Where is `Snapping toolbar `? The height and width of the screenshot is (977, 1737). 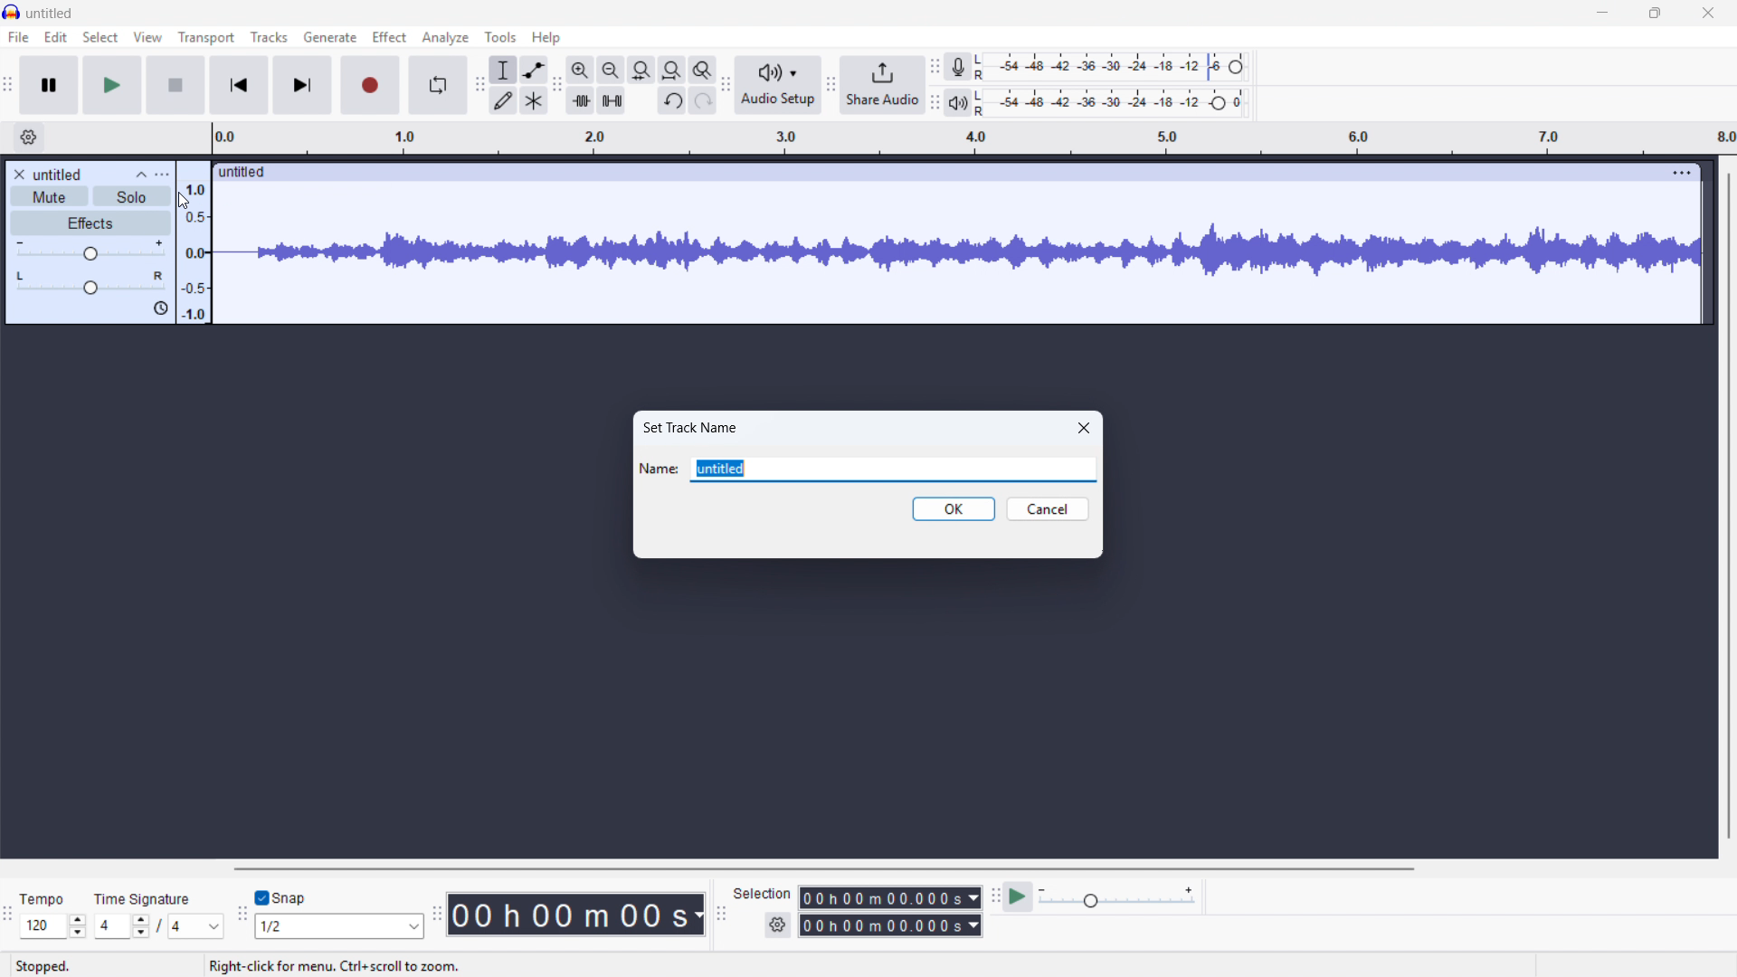 Snapping toolbar  is located at coordinates (242, 915).